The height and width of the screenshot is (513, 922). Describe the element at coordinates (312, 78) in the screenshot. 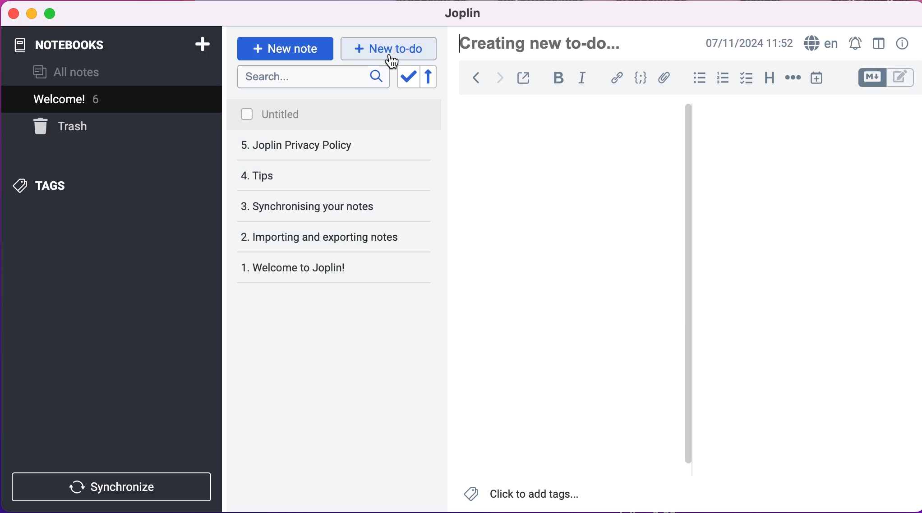

I see `search` at that location.